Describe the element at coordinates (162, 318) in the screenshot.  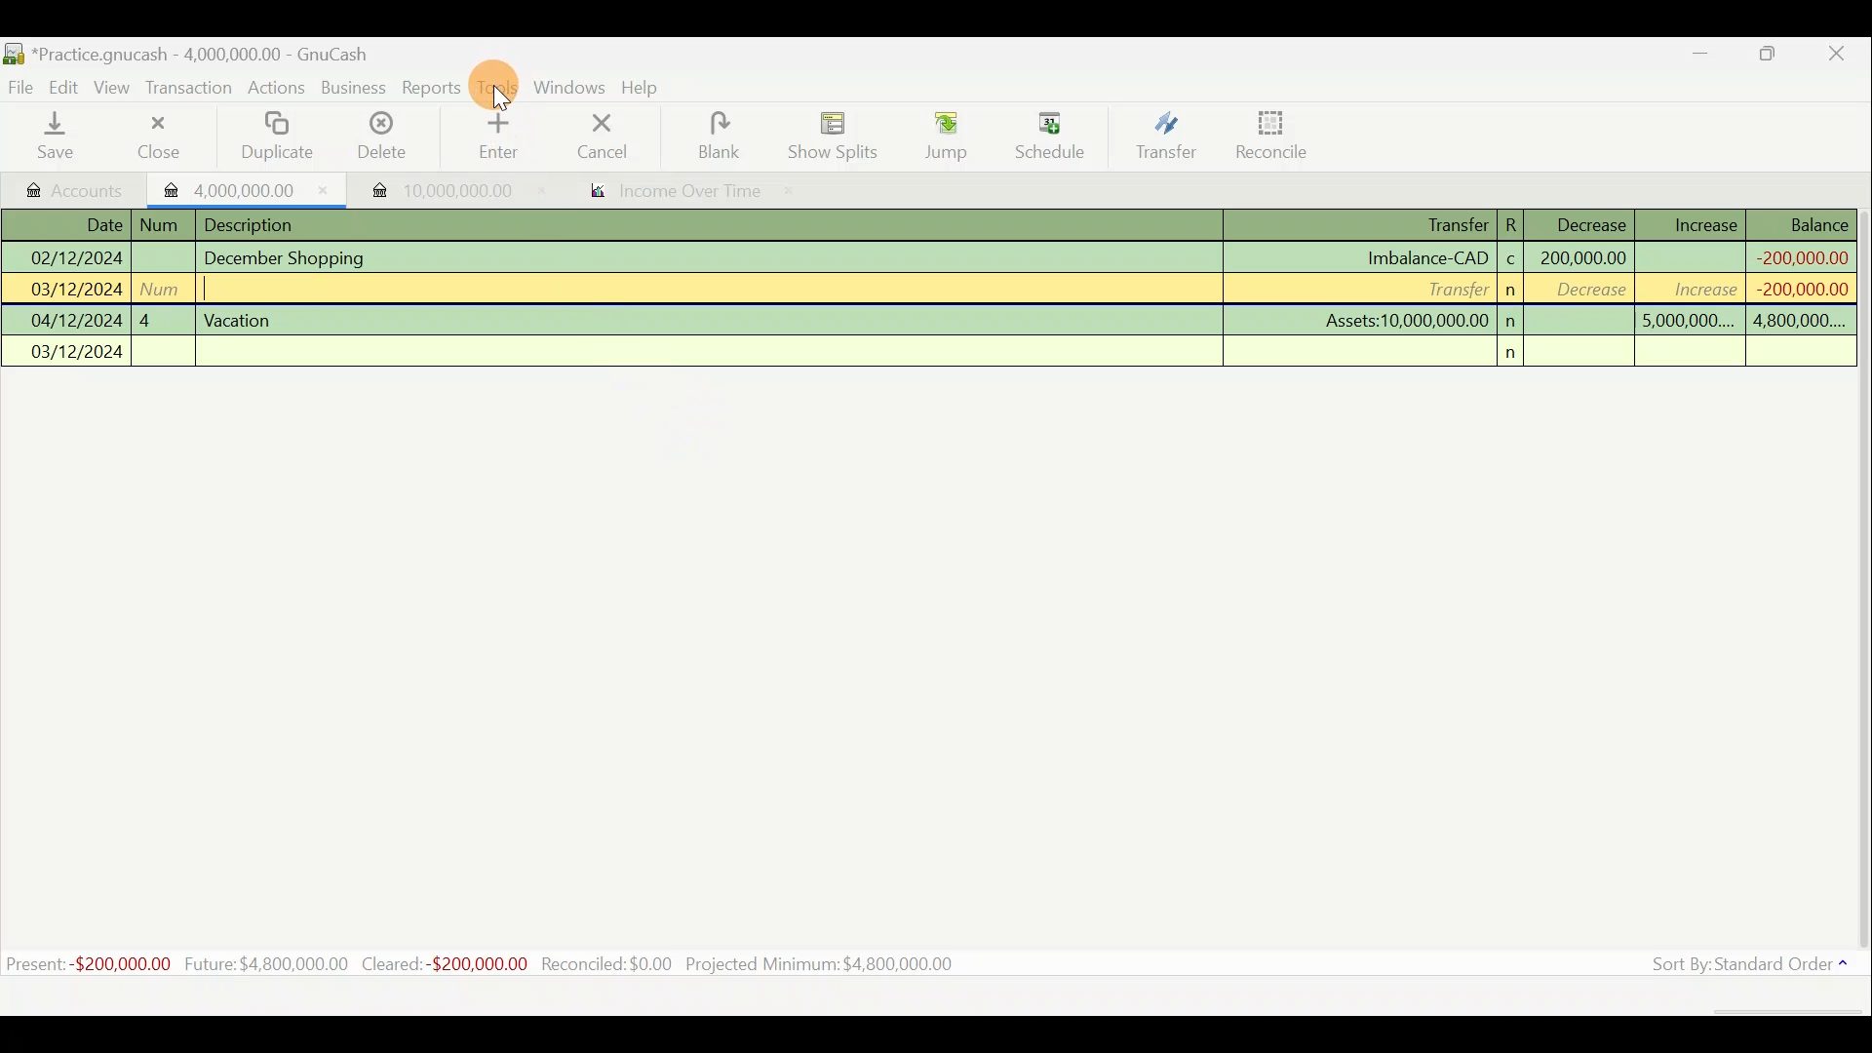
I see `4` at that location.